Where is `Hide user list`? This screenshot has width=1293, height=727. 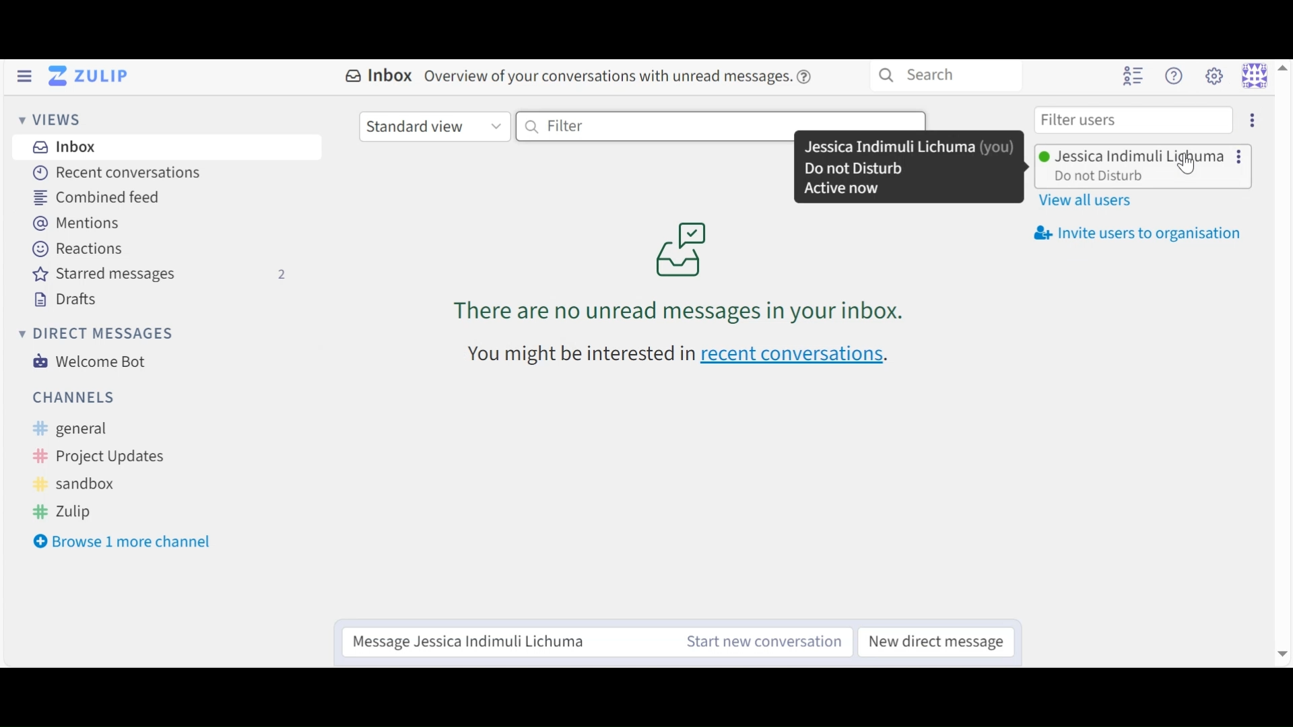
Hide user list is located at coordinates (1131, 77).